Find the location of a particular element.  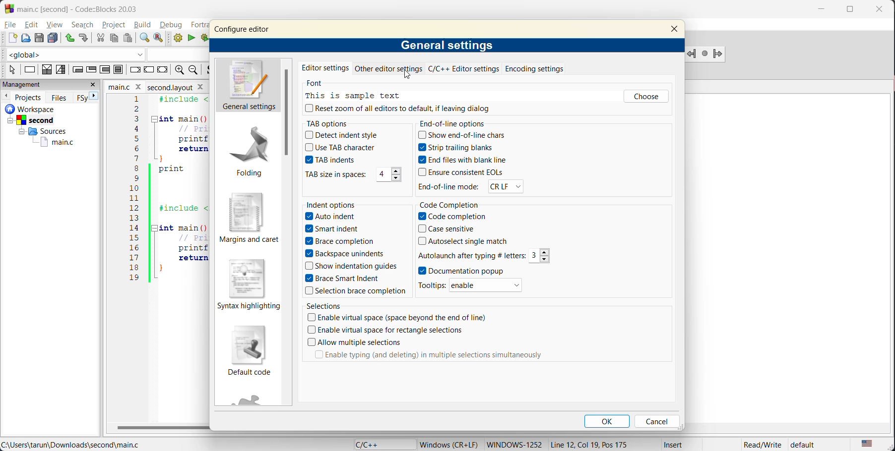

choose is located at coordinates (646, 96).